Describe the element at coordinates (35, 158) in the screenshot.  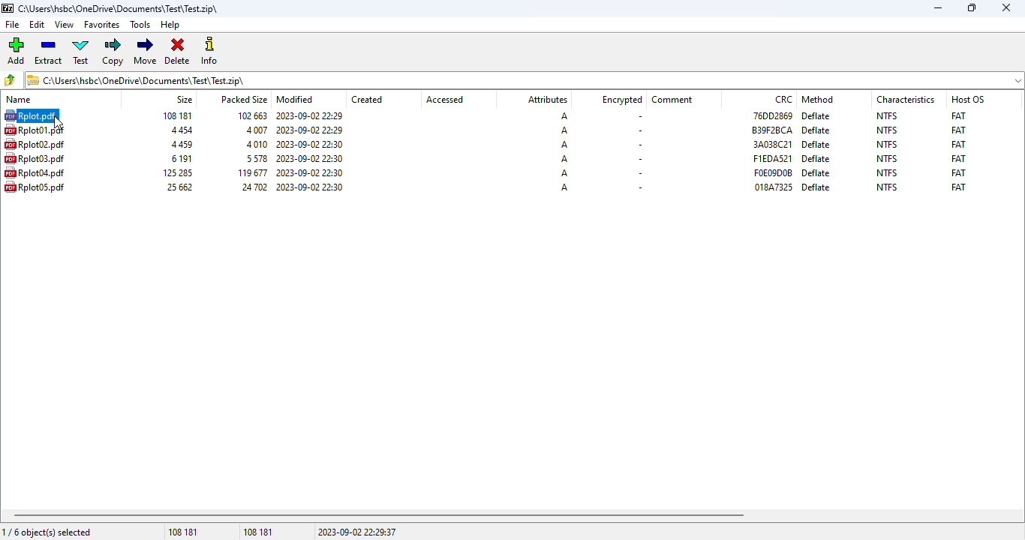
I see `file` at that location.